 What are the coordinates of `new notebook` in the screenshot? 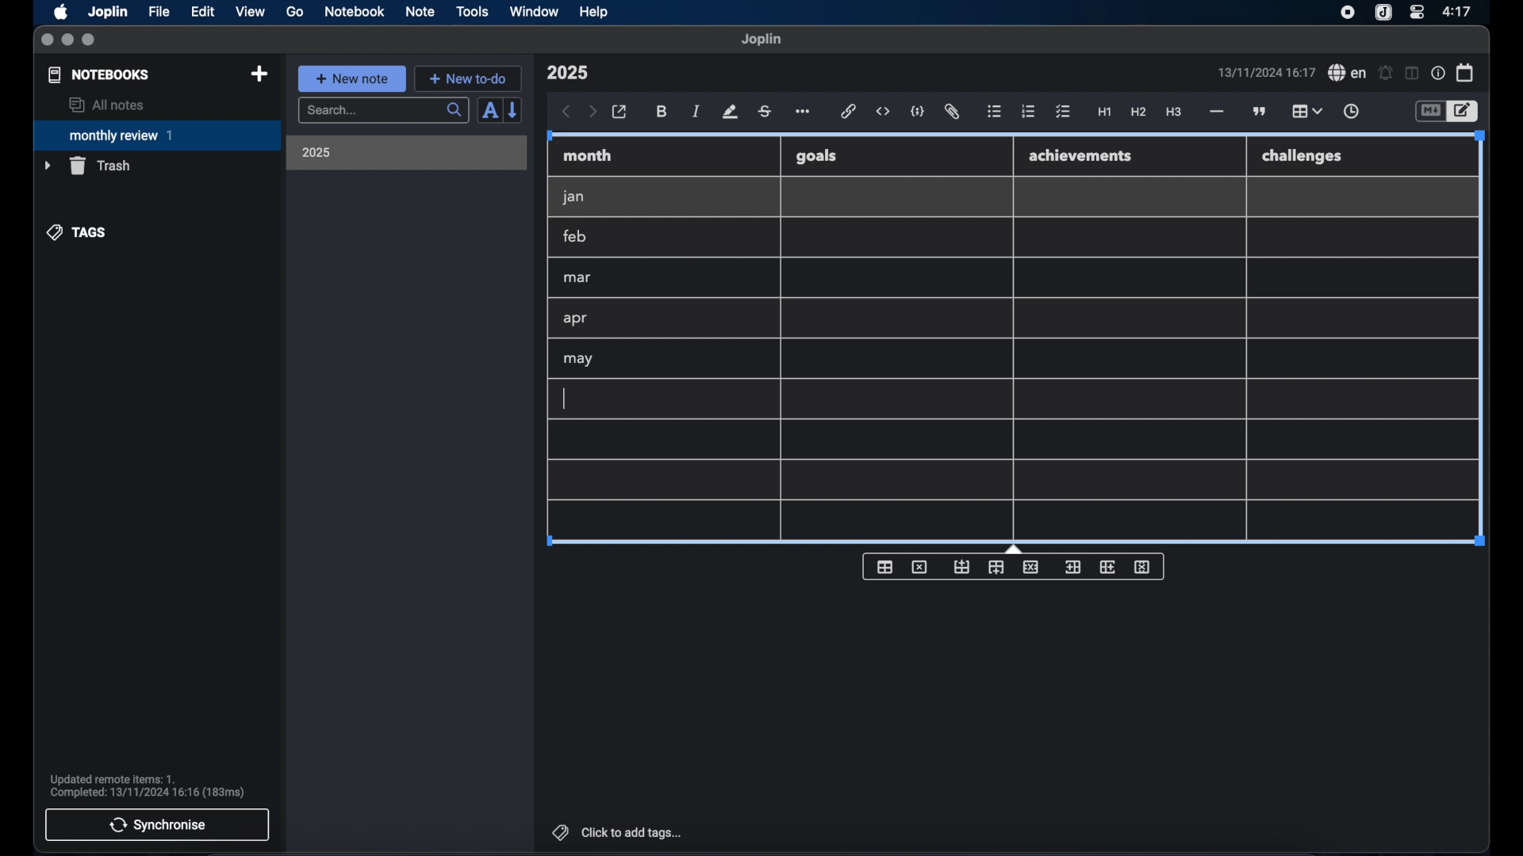 It's located at (259, 75).